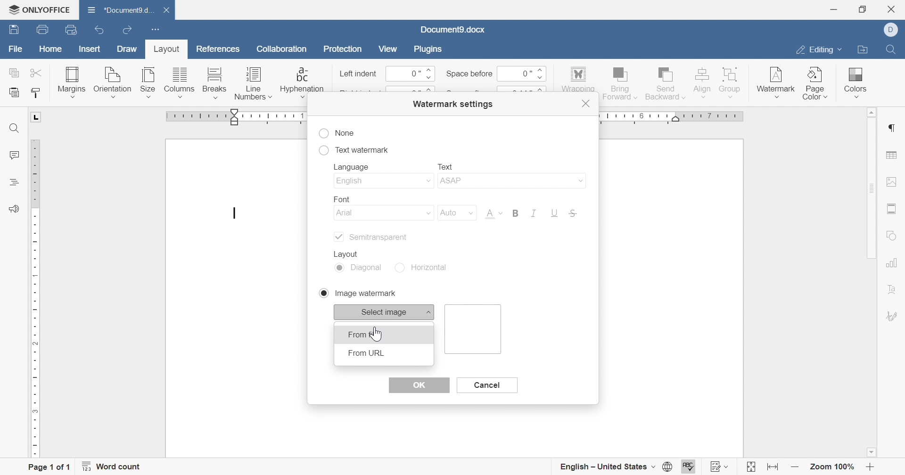 Image resolution: width=905 pixels, height=475 pixels. I want to click on wrapping, so click(577, 80).